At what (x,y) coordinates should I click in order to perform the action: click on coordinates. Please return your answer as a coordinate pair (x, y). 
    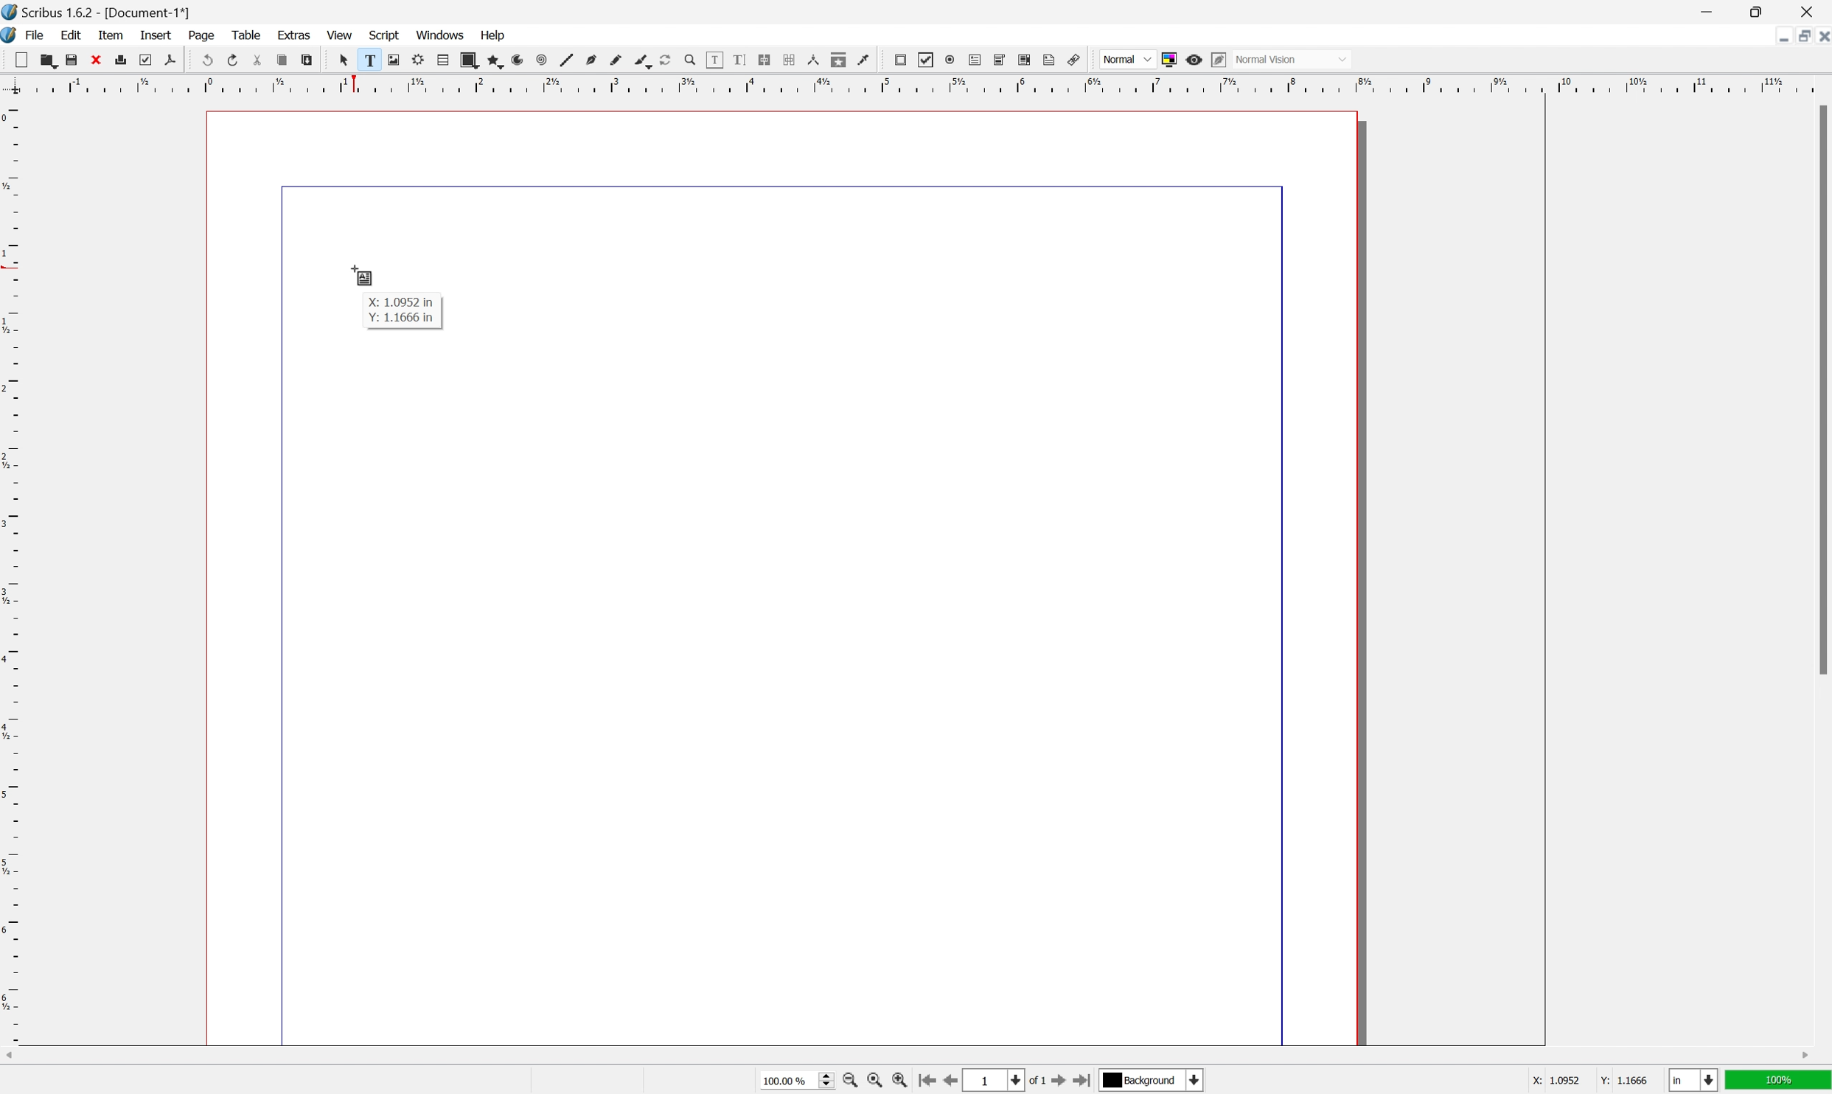
    Looking at the image, I should click on (401, 313).